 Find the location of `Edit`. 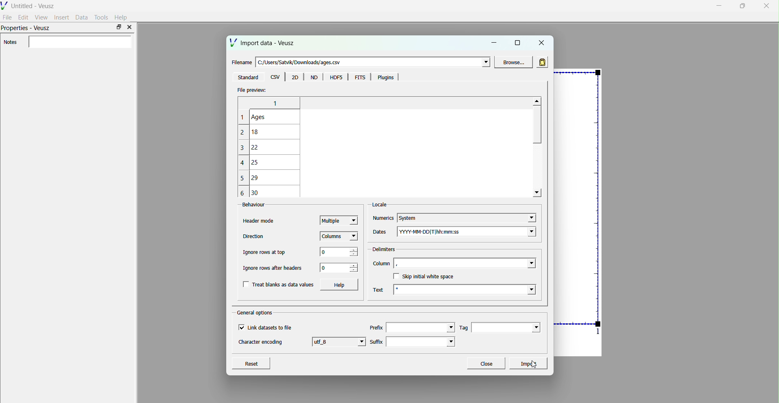

Edit is located at coordinates (24, 17).